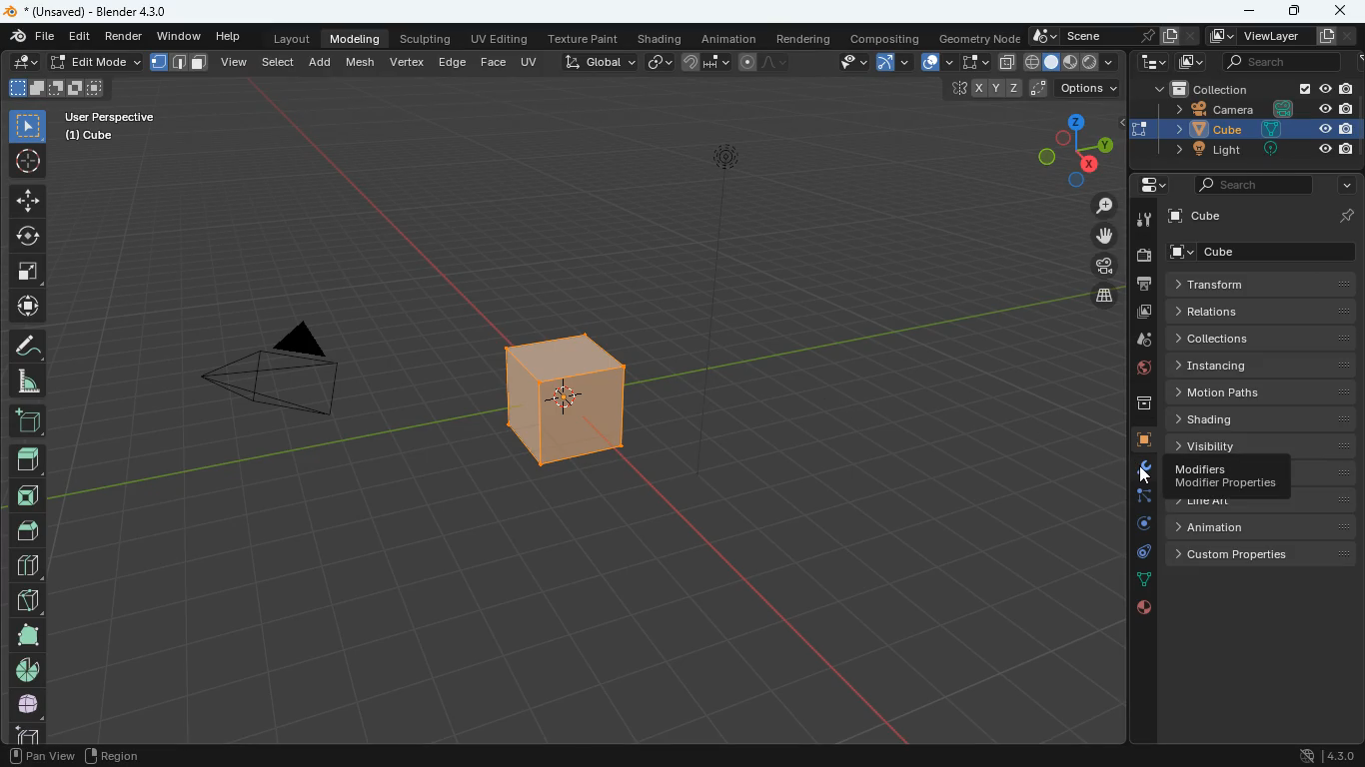 This screenshot has width=1365, height=767. Describe the element at coordinates (1097, 264) in the screenshot. I see `camera` at that location.